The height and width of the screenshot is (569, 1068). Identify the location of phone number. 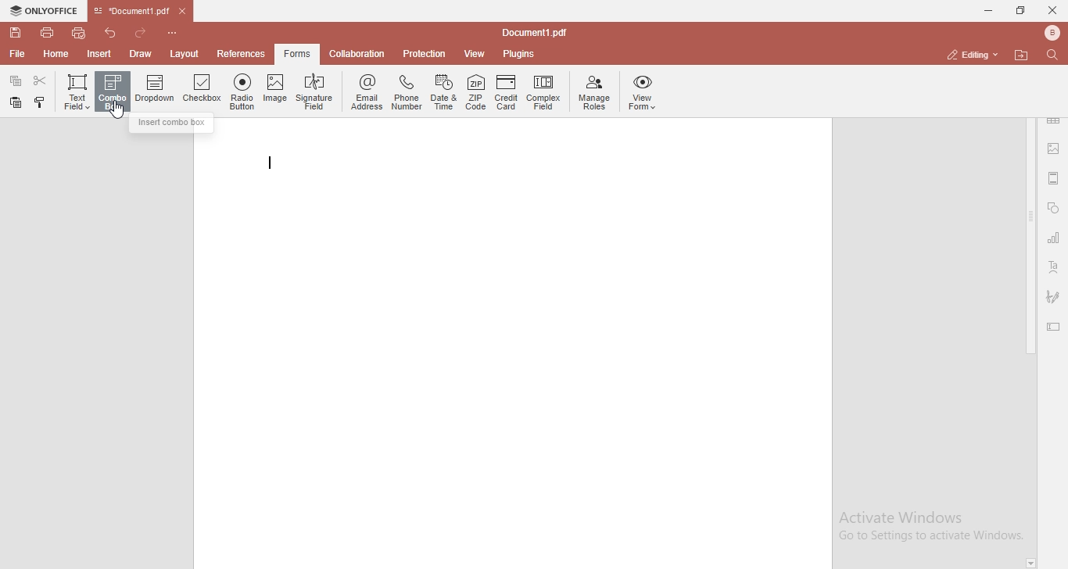
(407, 91).